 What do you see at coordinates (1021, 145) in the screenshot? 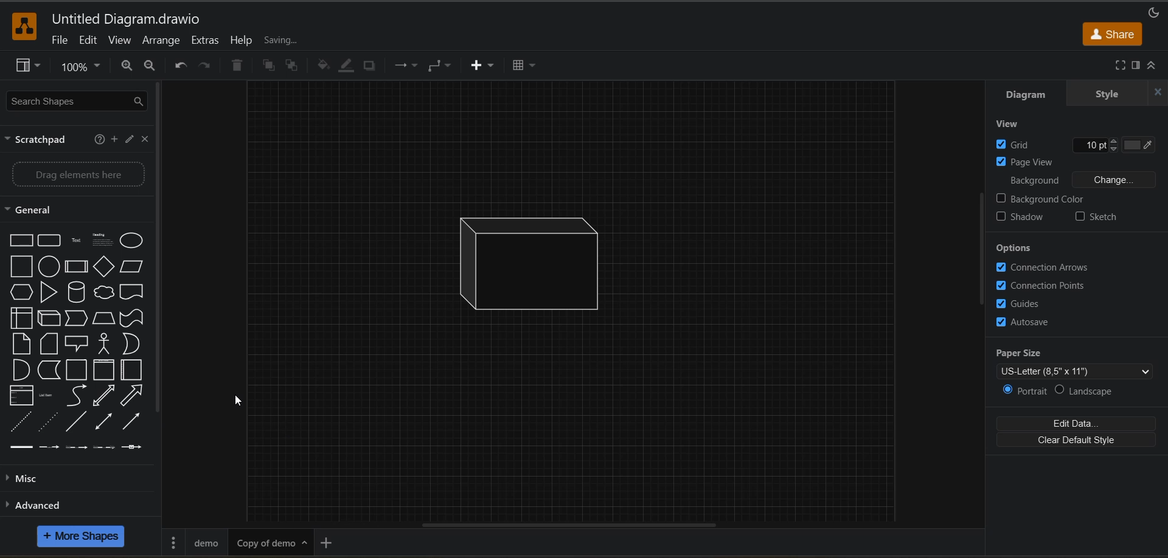
I see `grid` at bounding box center [1021, 145].